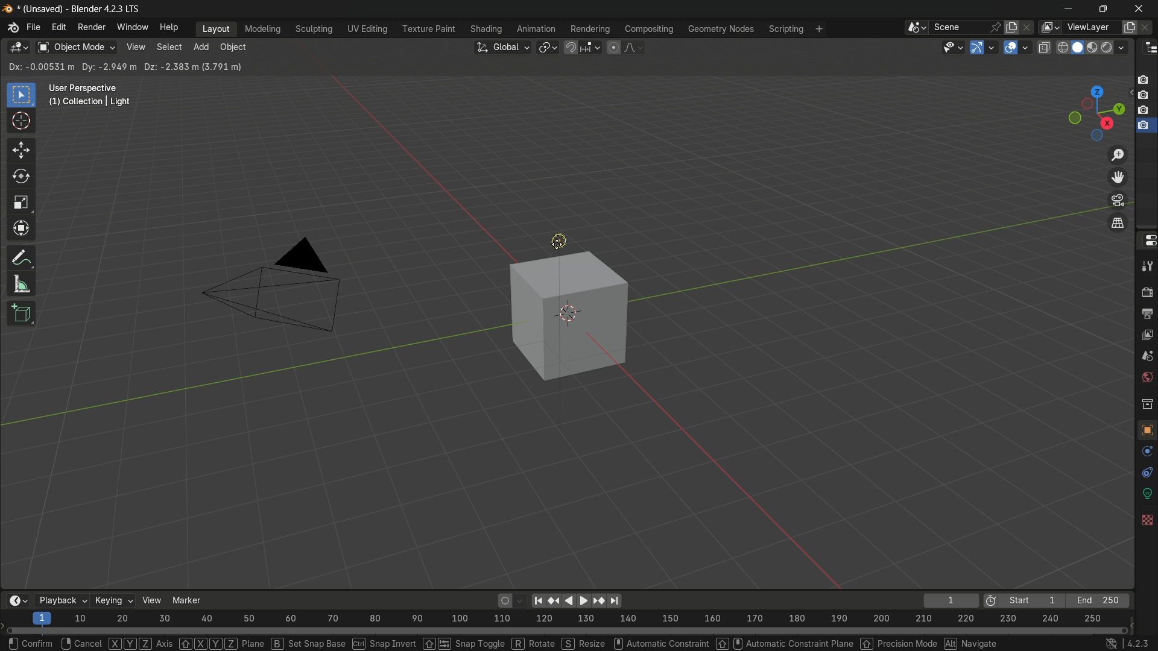  What do you see at coordinates (233, 48) in the screenshot?
I see `object` at bounding box center [233, 48].